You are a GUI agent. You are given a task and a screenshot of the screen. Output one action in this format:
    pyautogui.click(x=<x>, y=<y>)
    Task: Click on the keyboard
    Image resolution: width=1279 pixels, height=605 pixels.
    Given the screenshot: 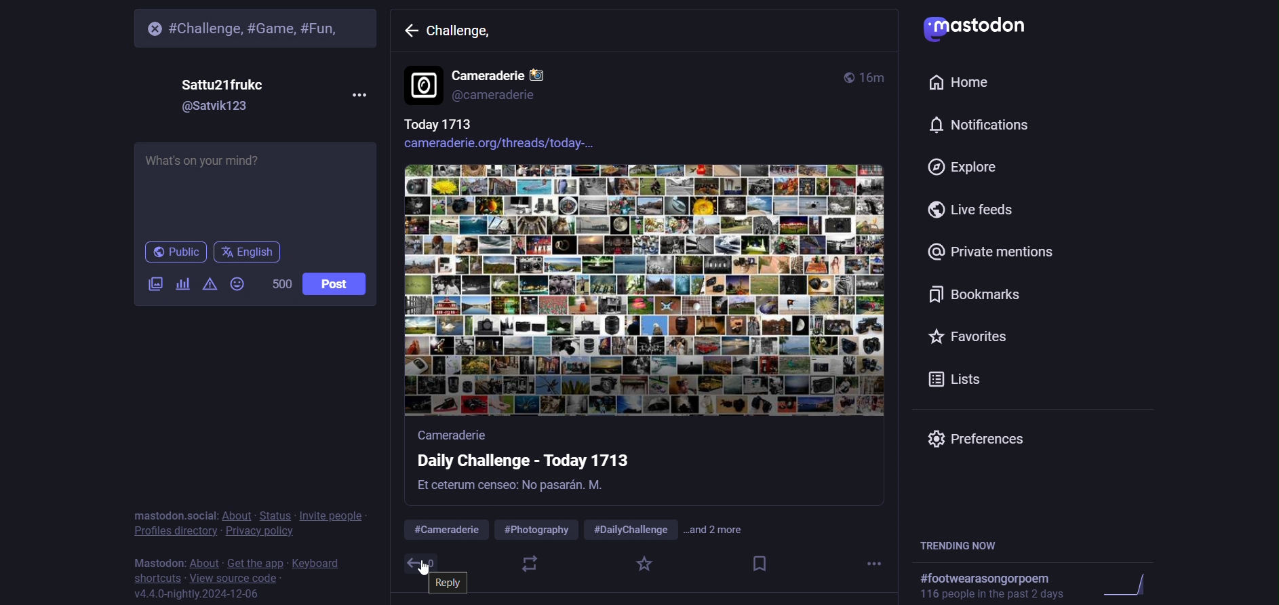 What is the action you would take?
    pyautogui.click(x=320, y=561)
    